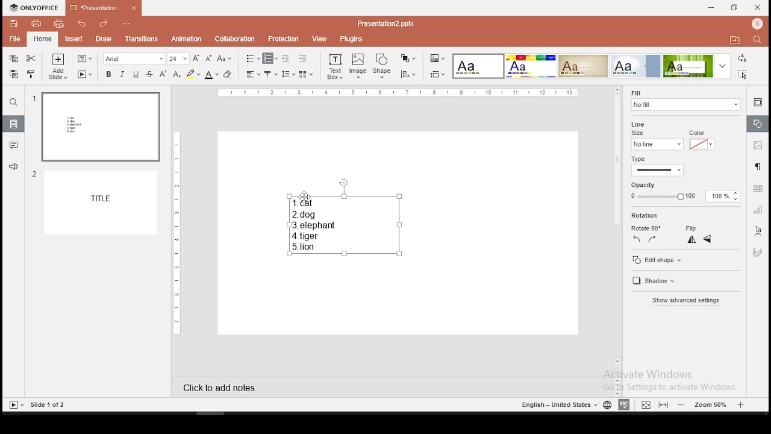 This screenshot has width=771, height=434. What do you see at coordinates (344, 222) in the screenshot?
I see `text box` at bounding box center [344, 222].